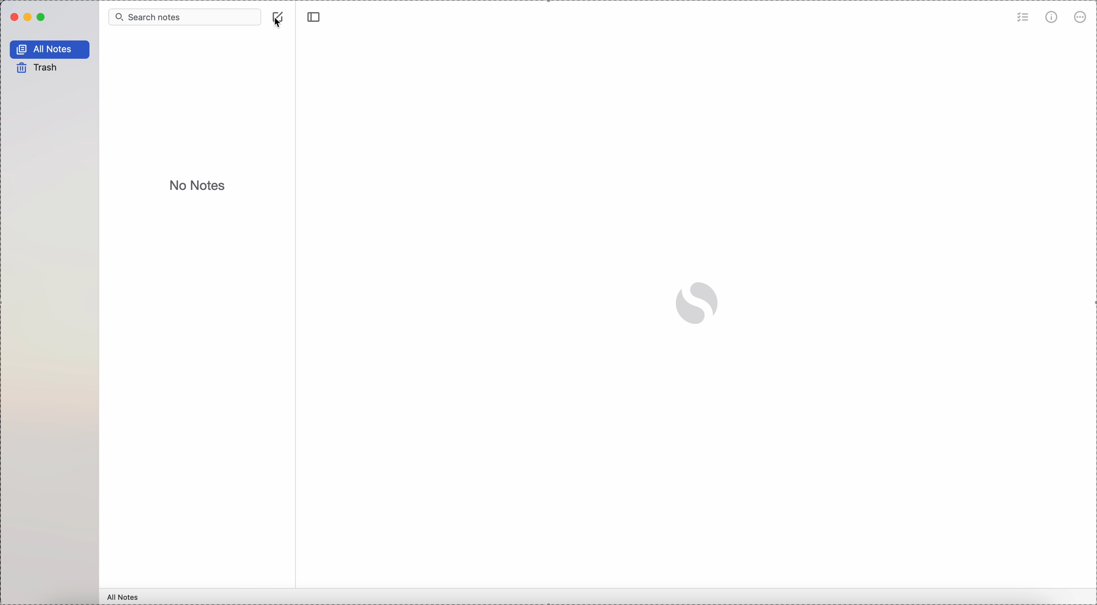 The image size is (1097, 605). I want to click on toggle sidebar, so click(313, 17).